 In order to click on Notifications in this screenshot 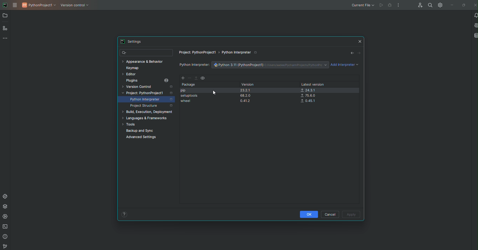, I will do `click(475, 15)`.